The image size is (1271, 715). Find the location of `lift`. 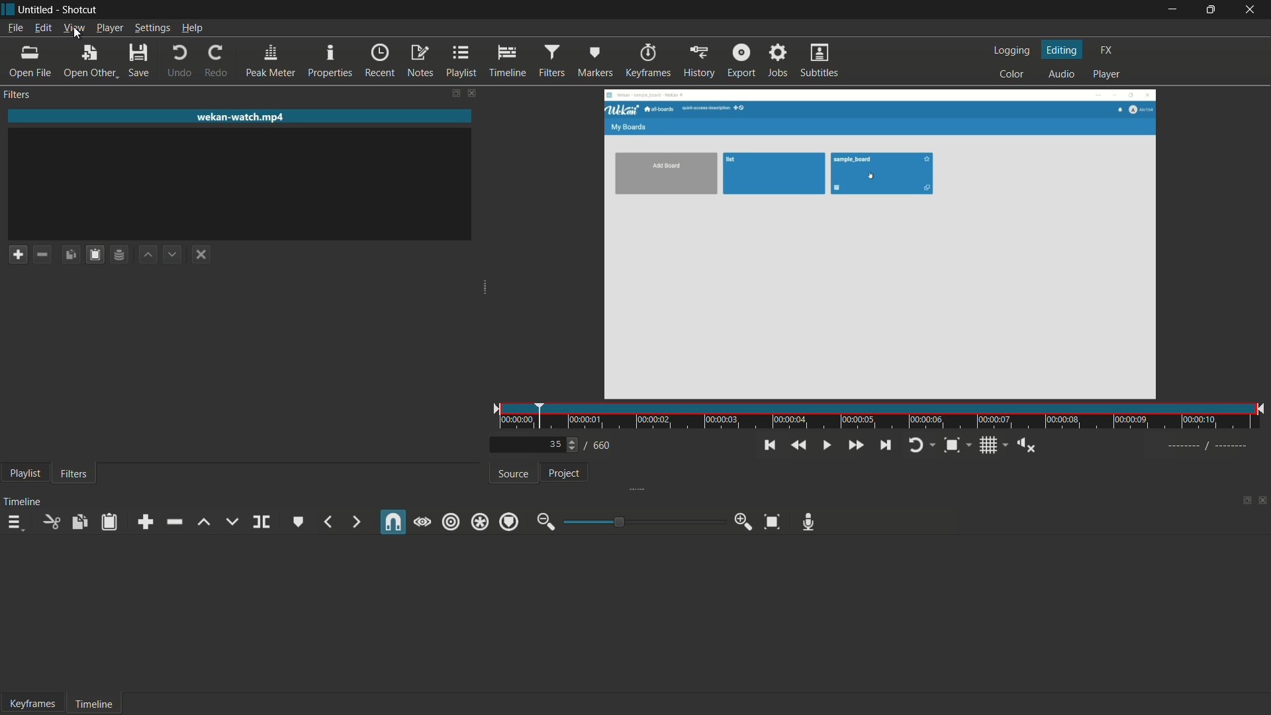

lift is located at coordinates (204, 522).